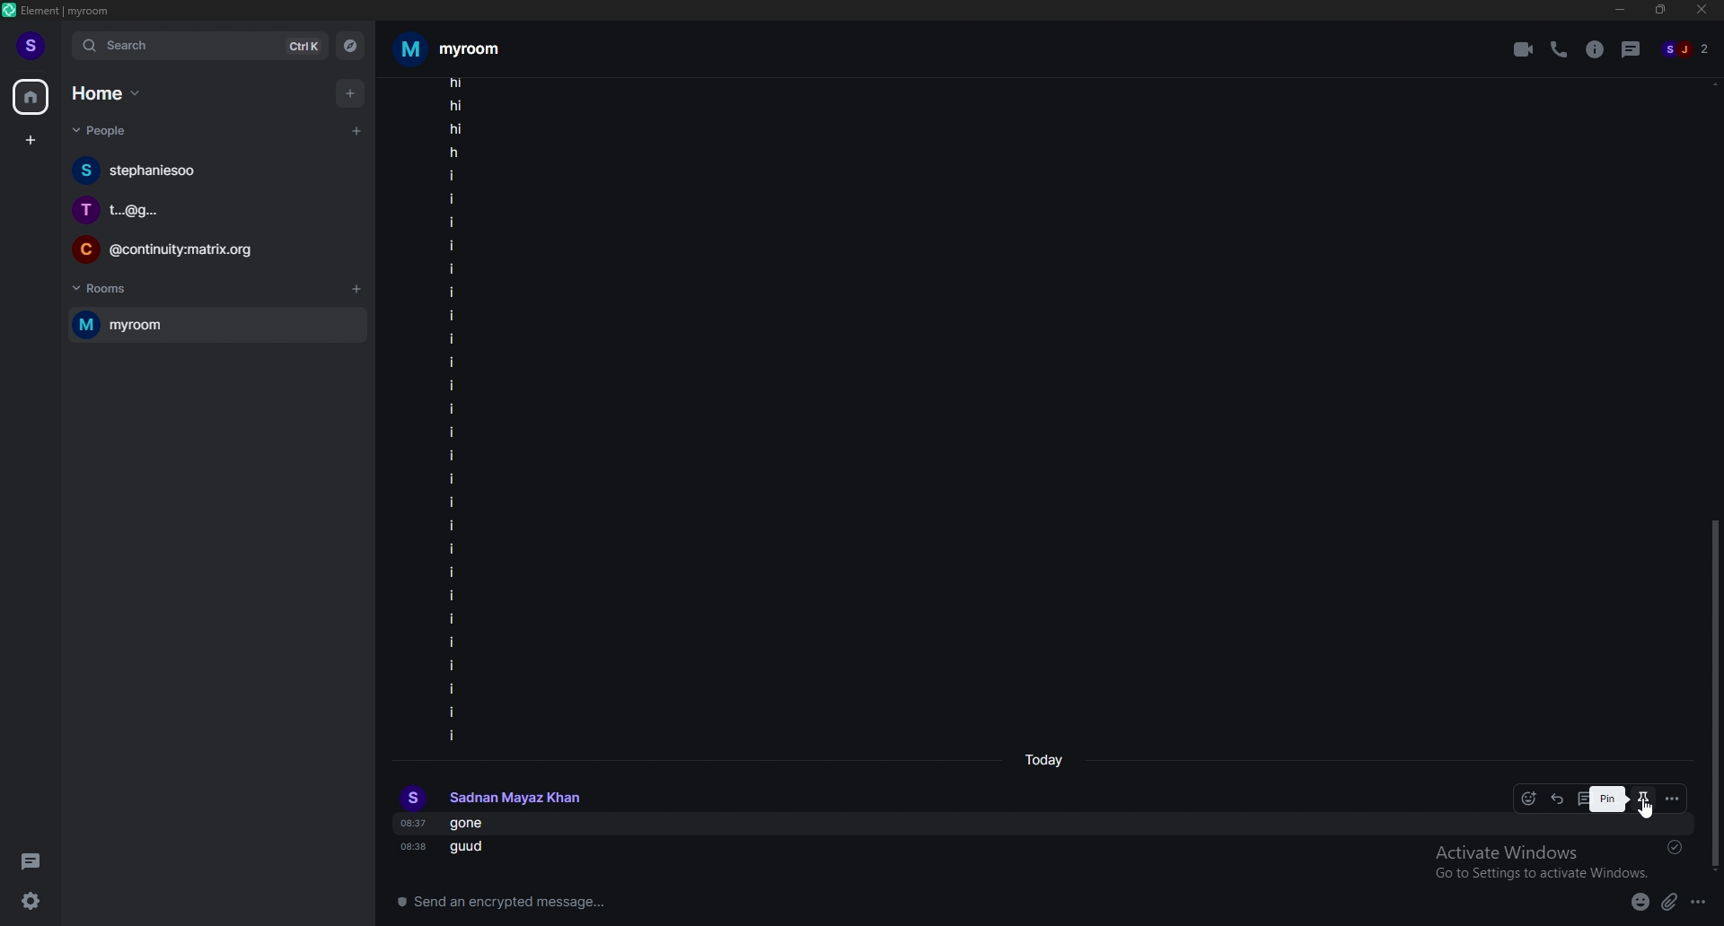 This screenshot has height=926, width=1724. I want to click on people, so click(1692, 47).